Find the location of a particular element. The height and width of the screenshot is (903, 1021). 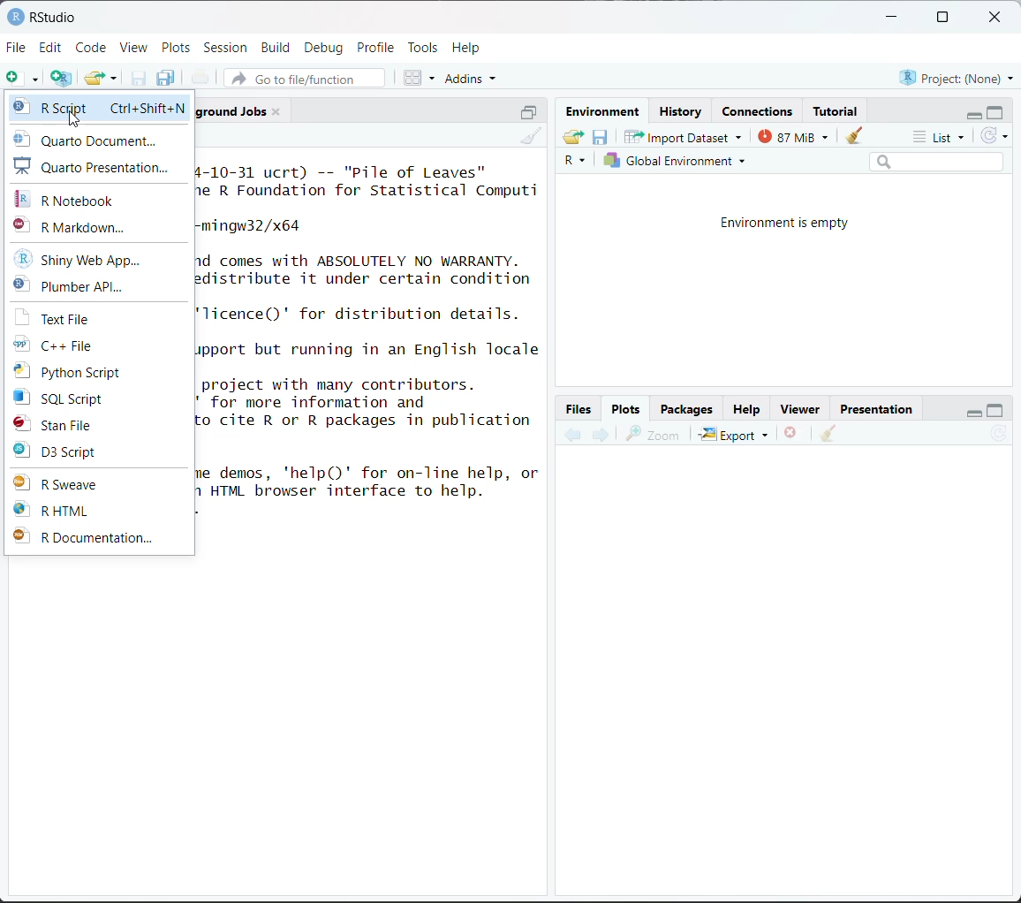

Project:(None) is located at coordinates (956, 76).